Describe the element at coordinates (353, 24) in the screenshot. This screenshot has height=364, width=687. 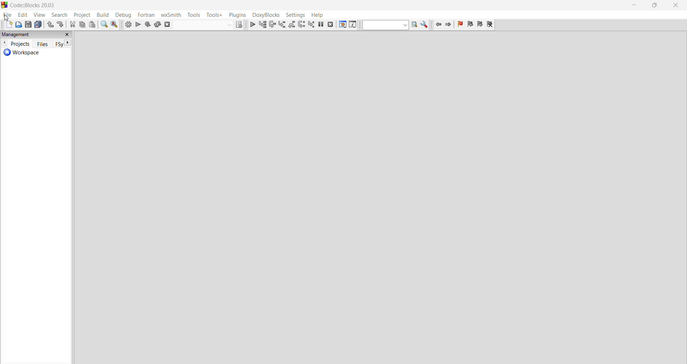
I see `various info` at that location.